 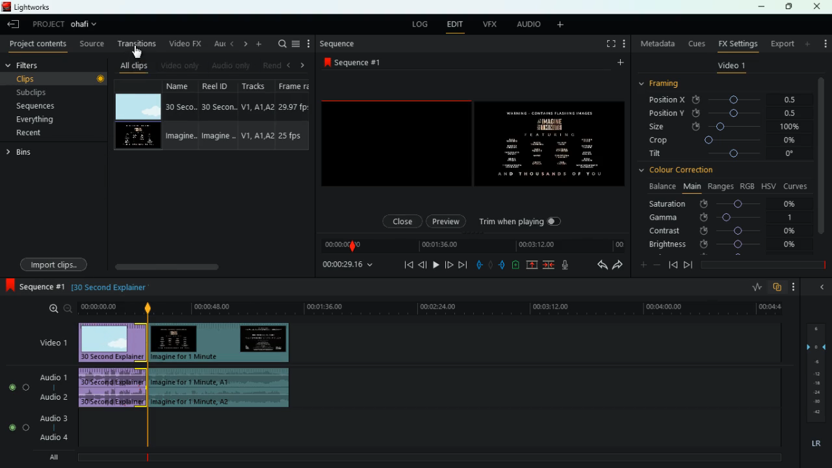 What do you see at coordinates (797, 185) in the screenshot?
I see `curves` at bounding box center [797, 185].